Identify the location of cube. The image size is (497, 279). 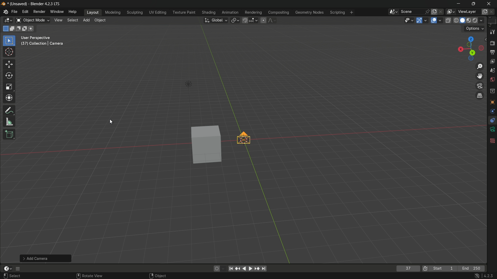
(204, 145).